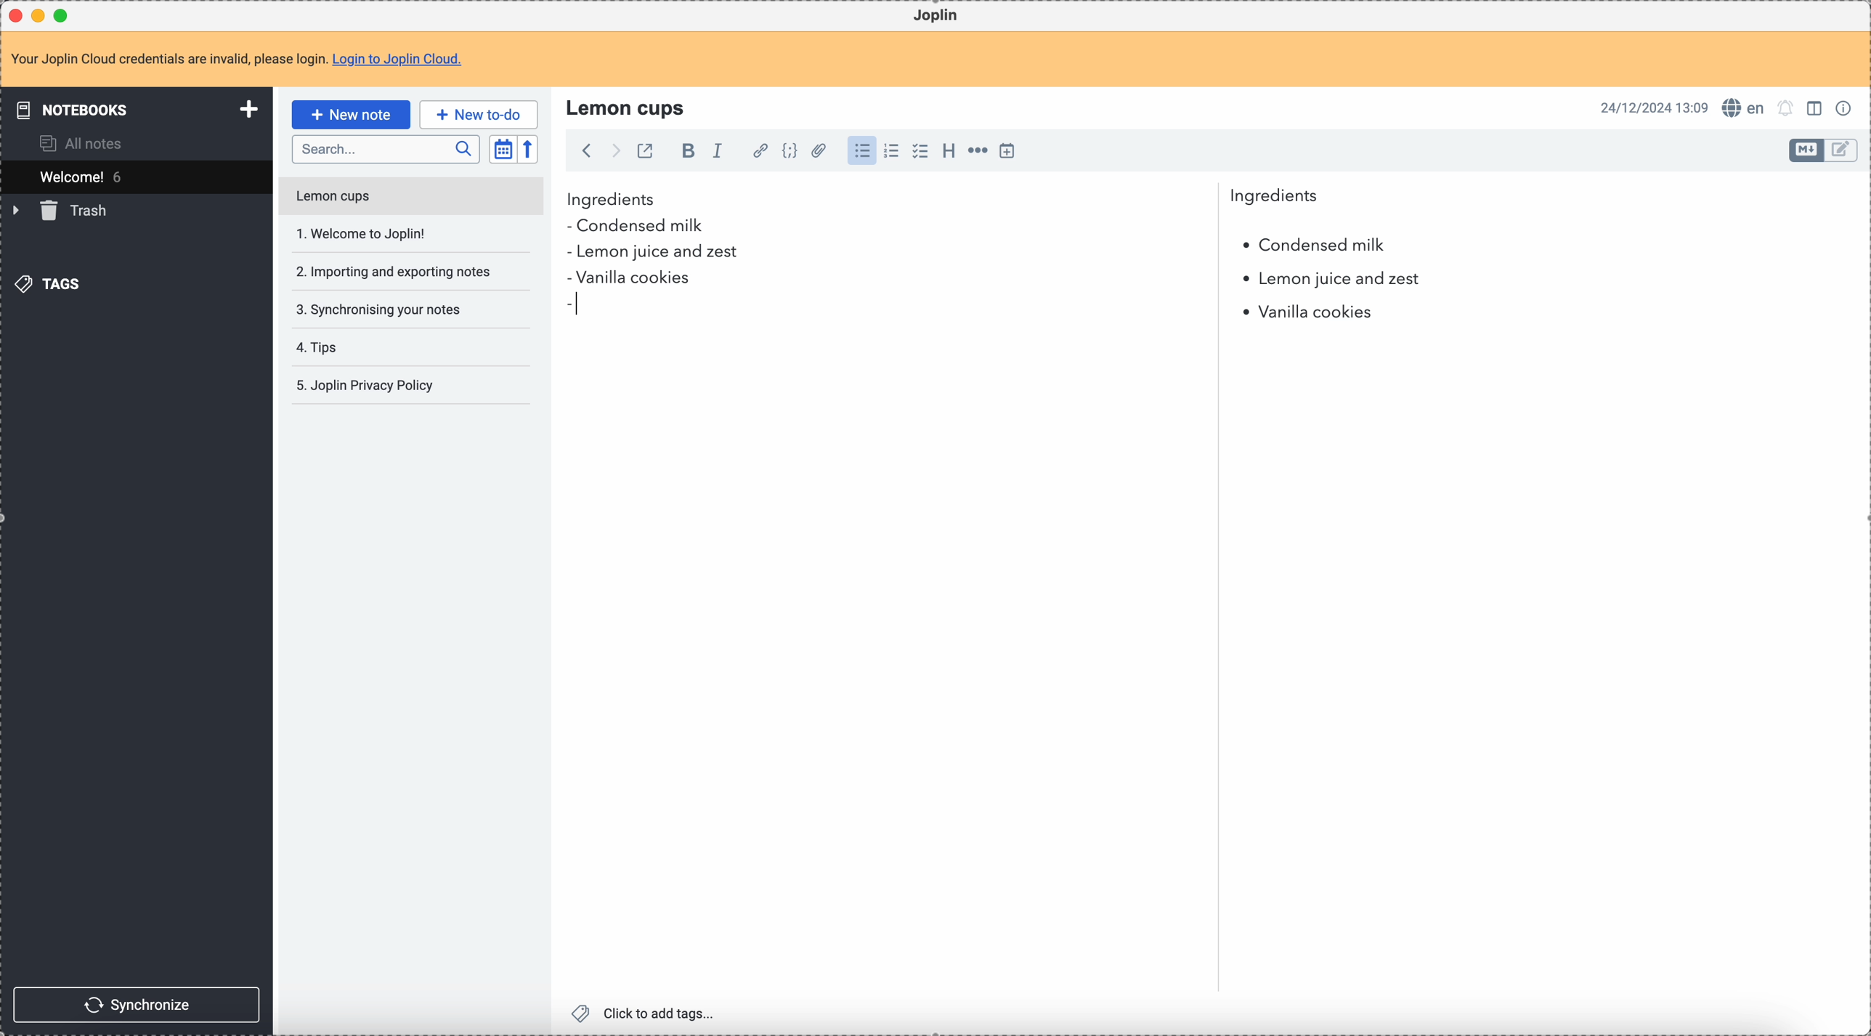 This screenshot has width=1871, height=1036. I want to click on insert time, so click(1007, 150).